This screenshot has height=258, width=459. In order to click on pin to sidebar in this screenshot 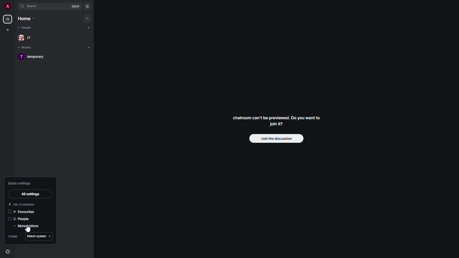, I will do `click(23, 204)`.